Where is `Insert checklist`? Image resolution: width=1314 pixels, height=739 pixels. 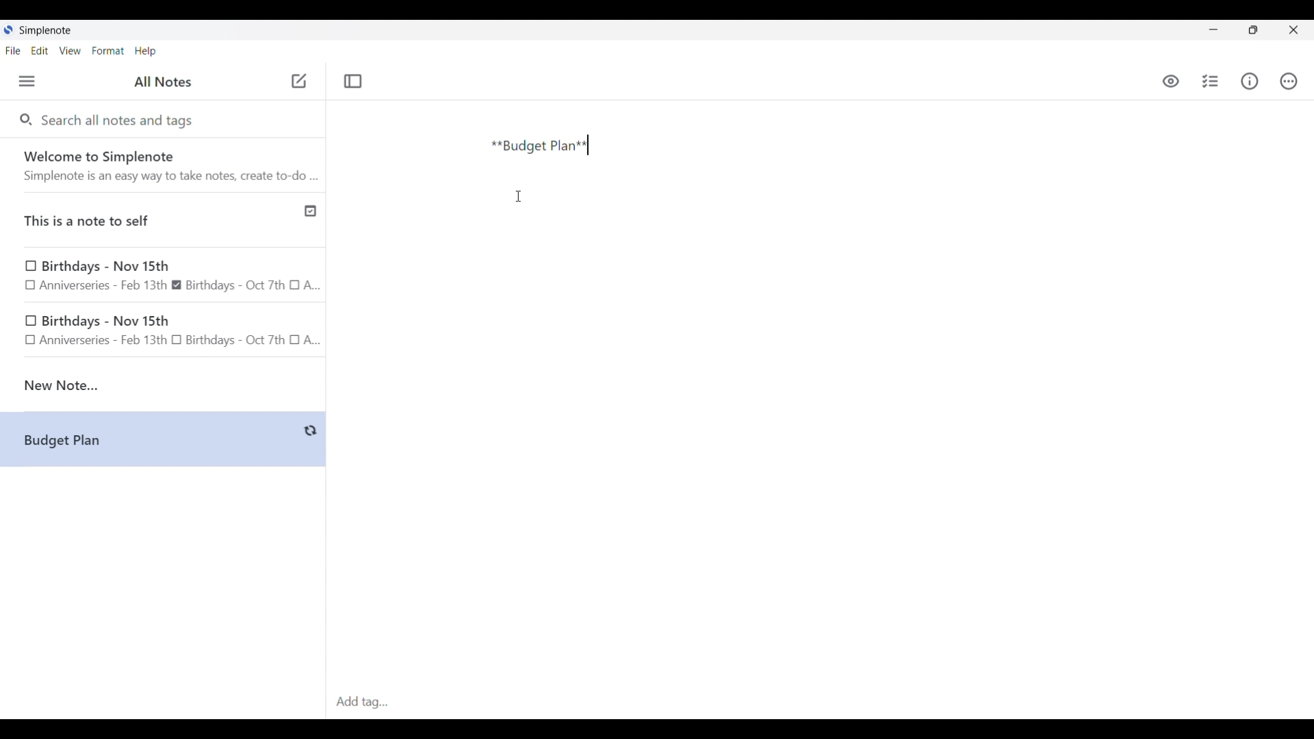 Insert checklist is located at coordinates (1211, 81).